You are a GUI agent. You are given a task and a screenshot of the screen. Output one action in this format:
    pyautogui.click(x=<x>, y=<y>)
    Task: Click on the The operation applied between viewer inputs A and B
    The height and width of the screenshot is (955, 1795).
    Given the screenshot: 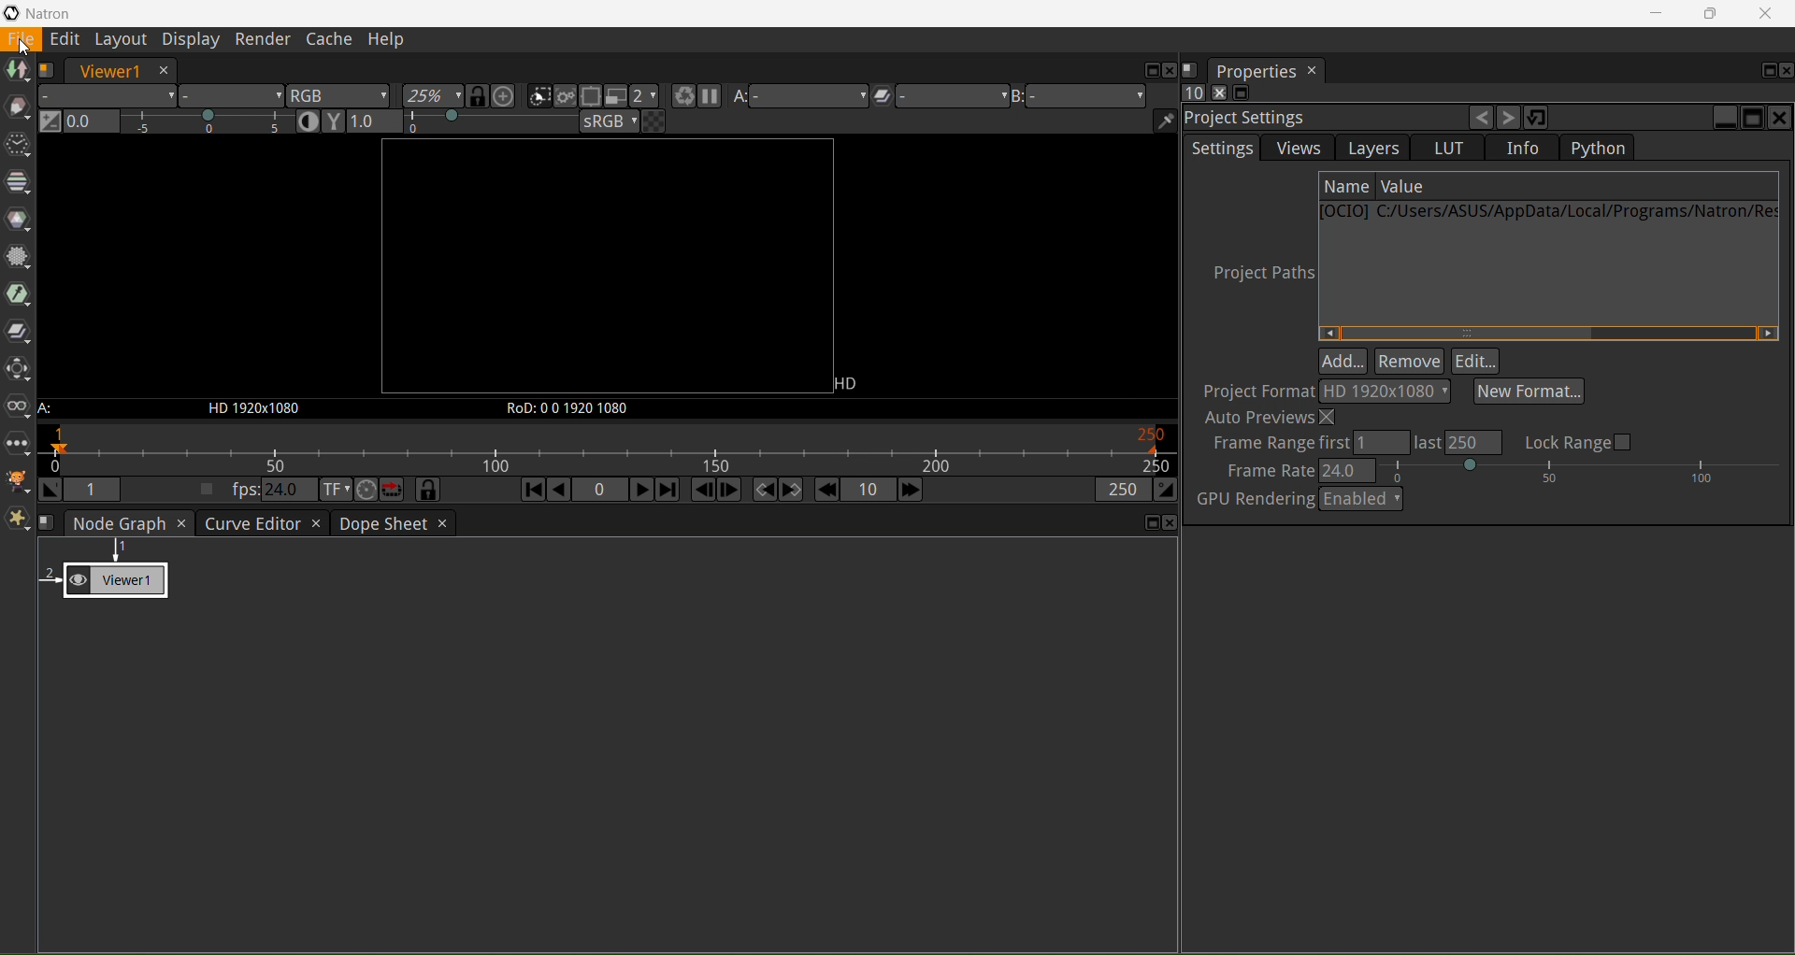 What is the action you would take?
    pyautogui.click(x=940, y=96)
    